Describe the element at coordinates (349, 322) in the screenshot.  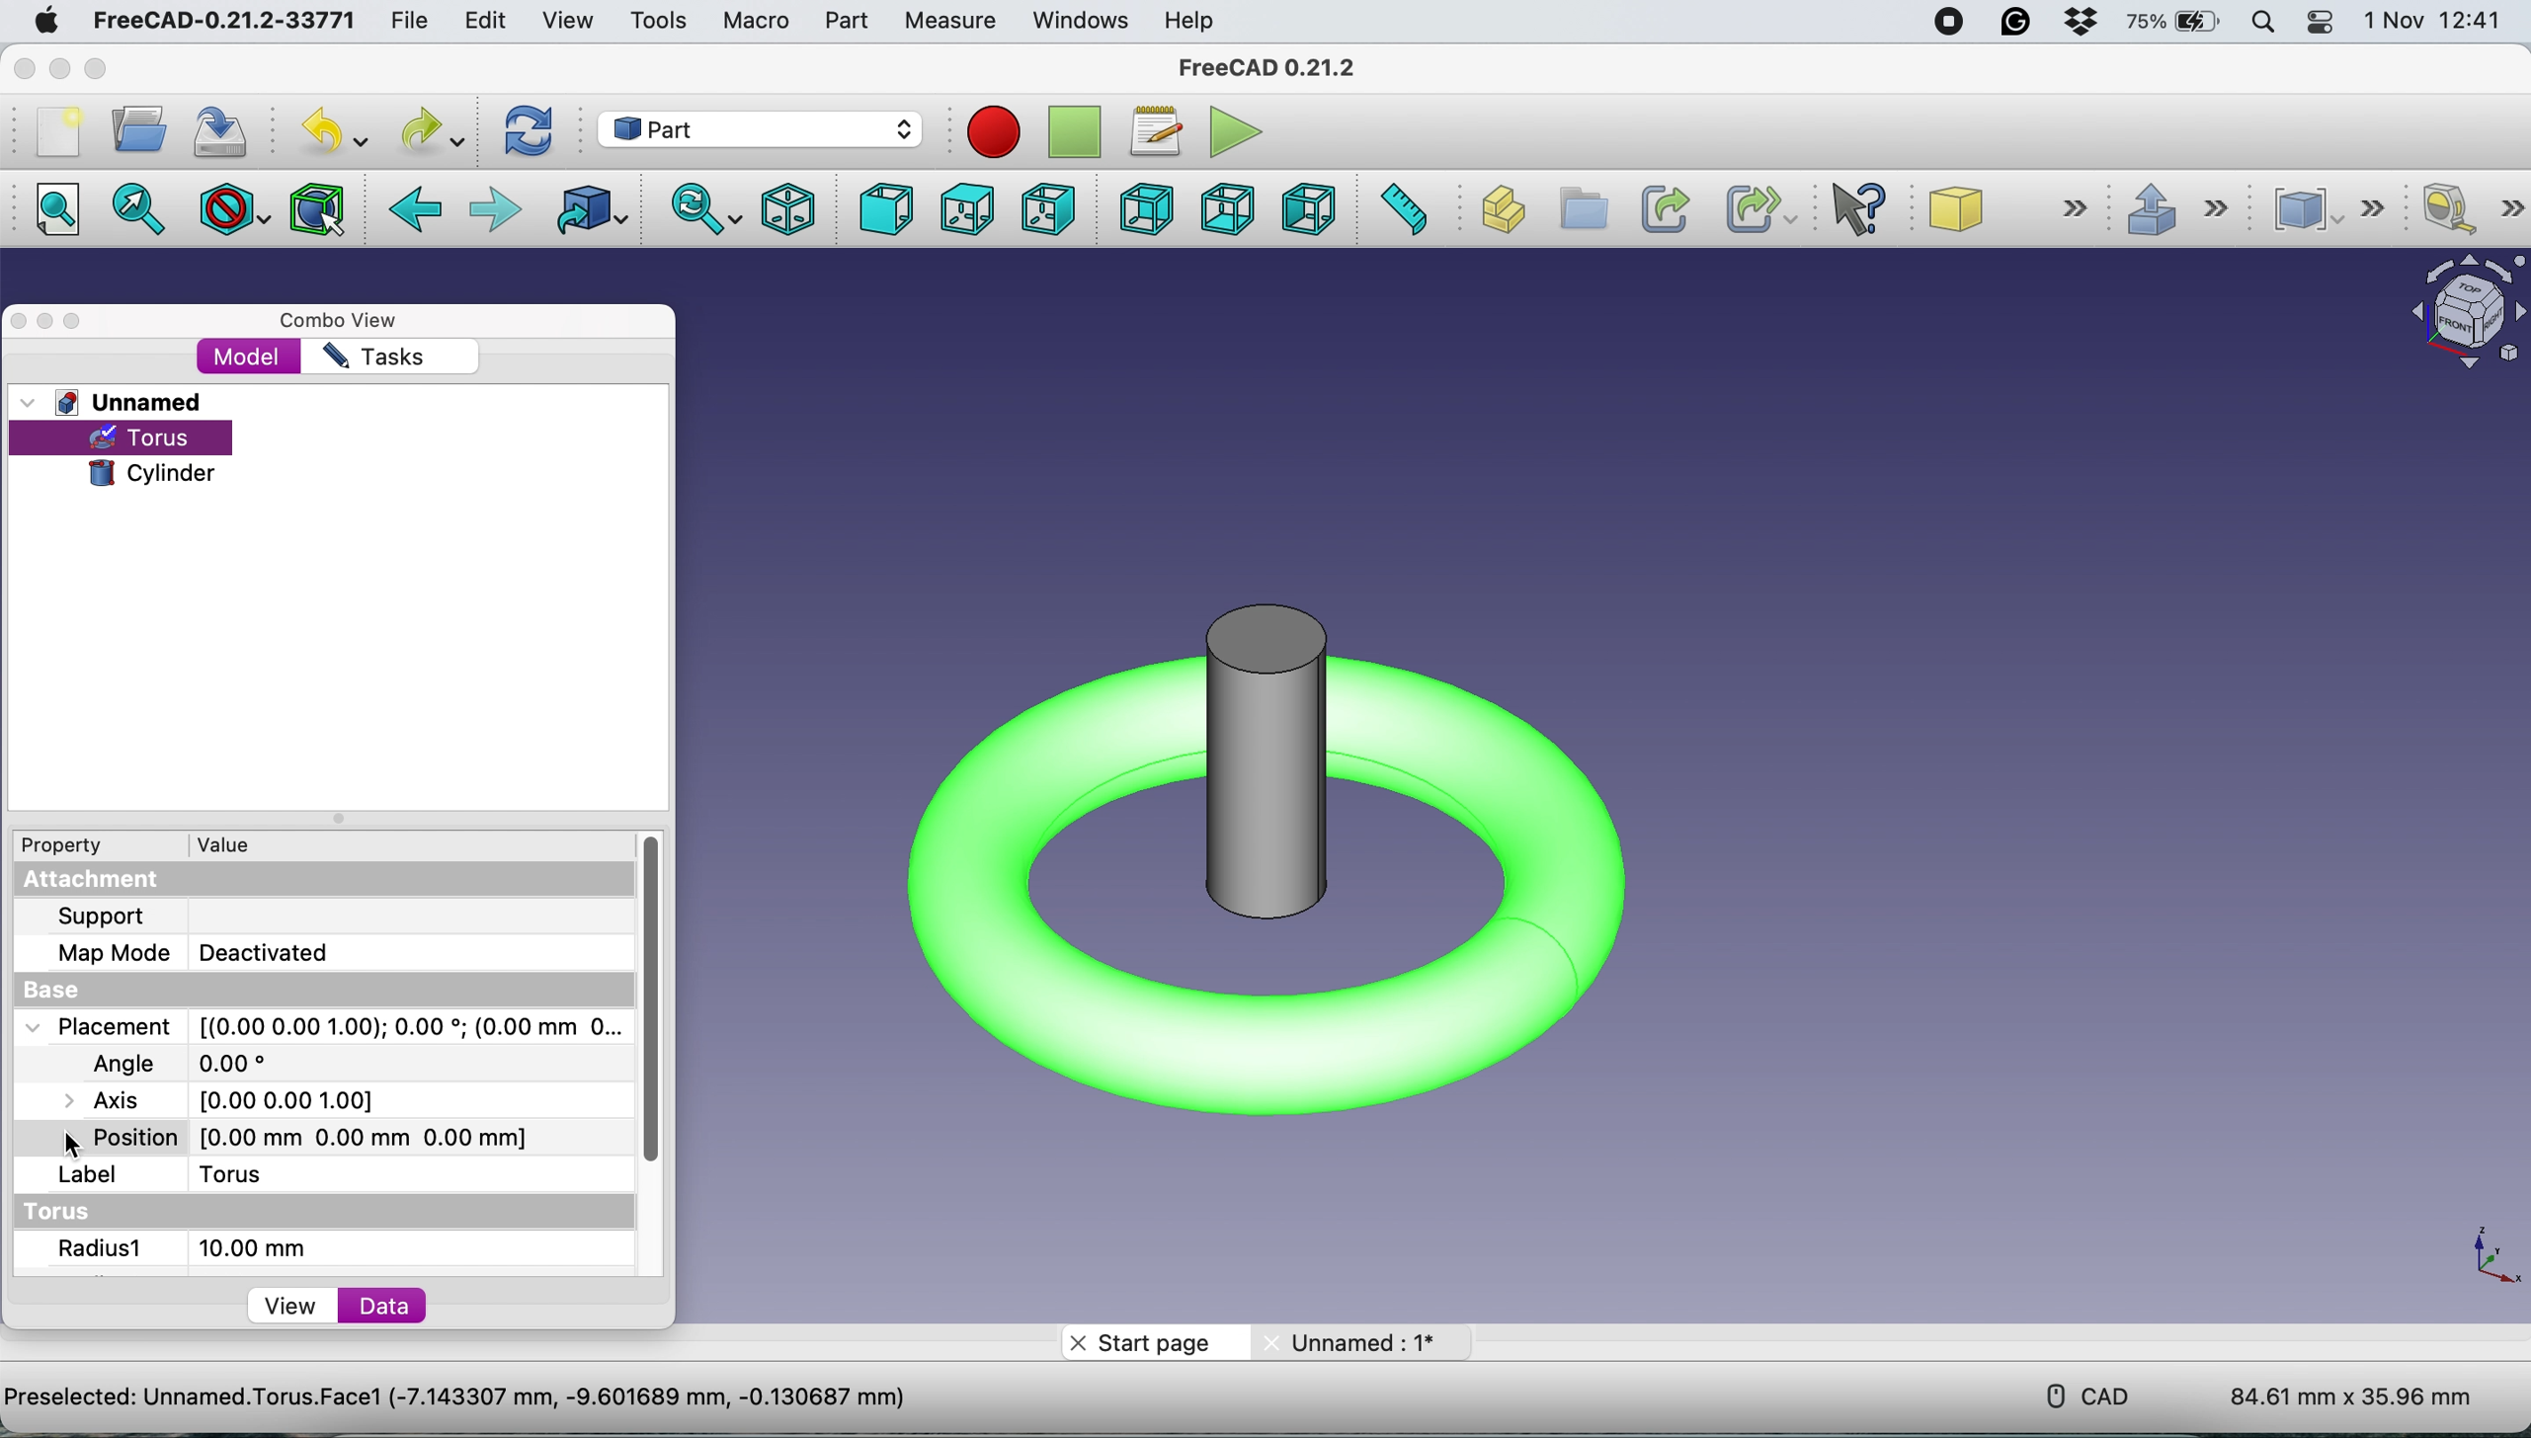
I see `combo view` at that location.